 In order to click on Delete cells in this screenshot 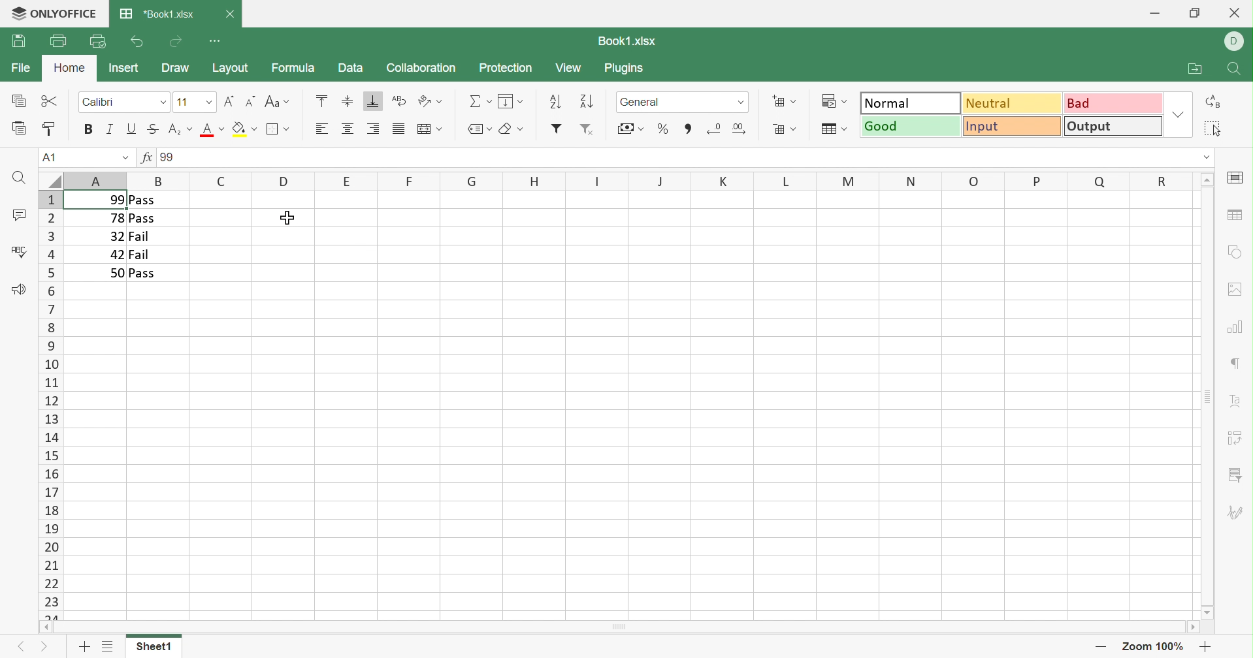, I will do `click(783, 128)`.